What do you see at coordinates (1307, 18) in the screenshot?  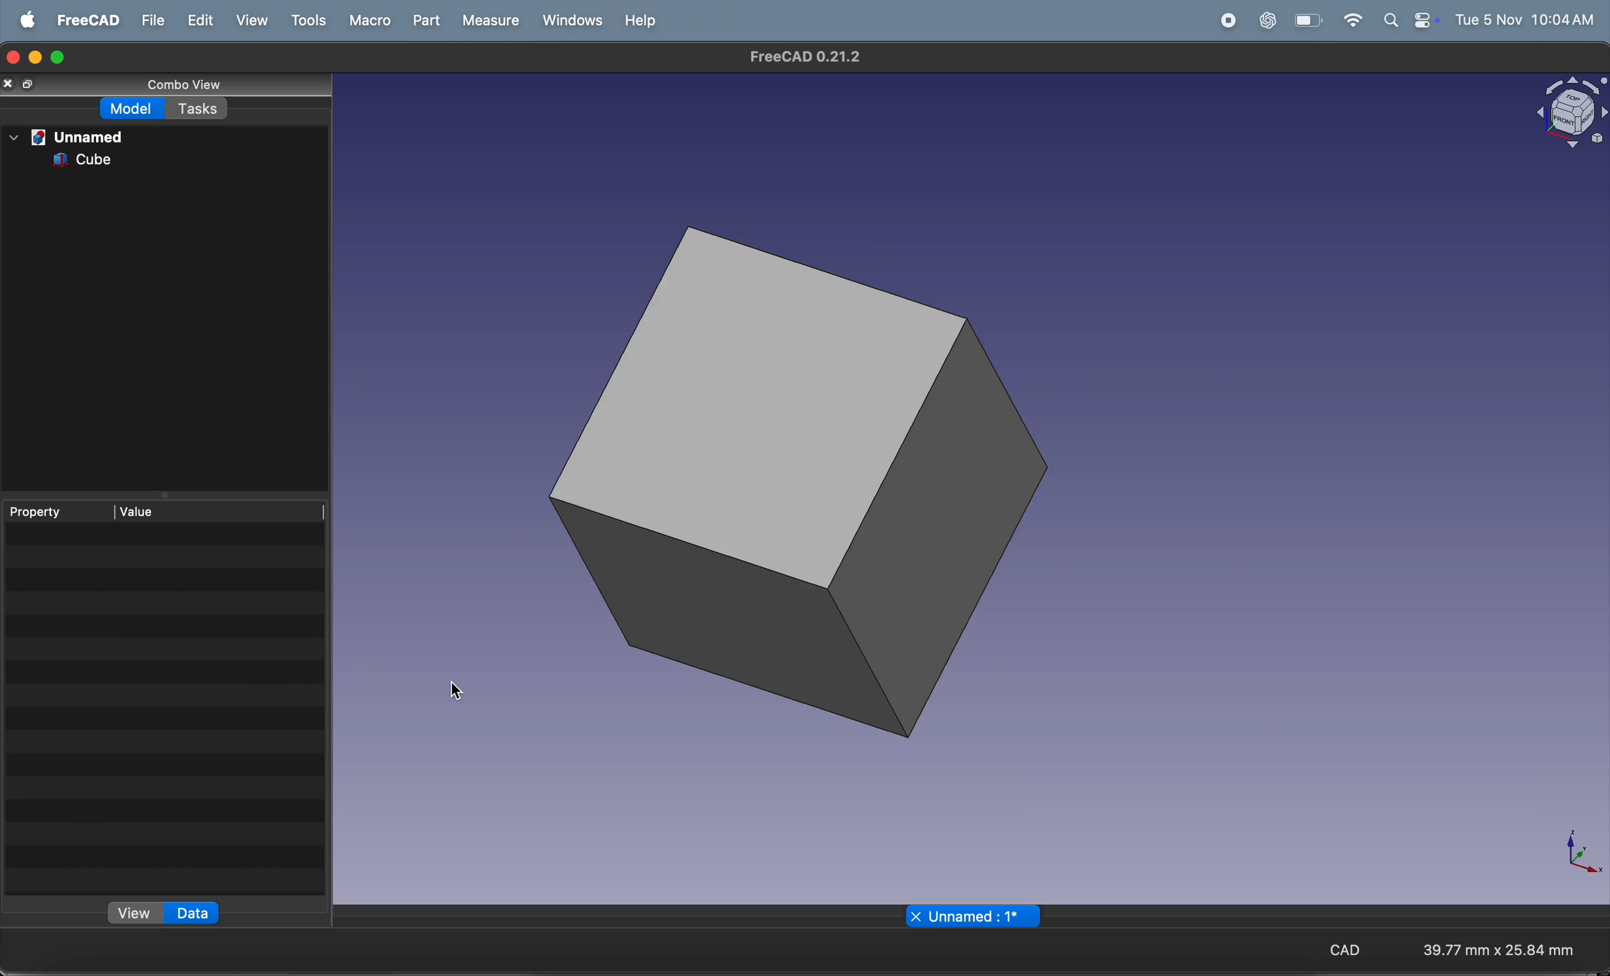 I see `wifi` at bounding box center [1307, 18].